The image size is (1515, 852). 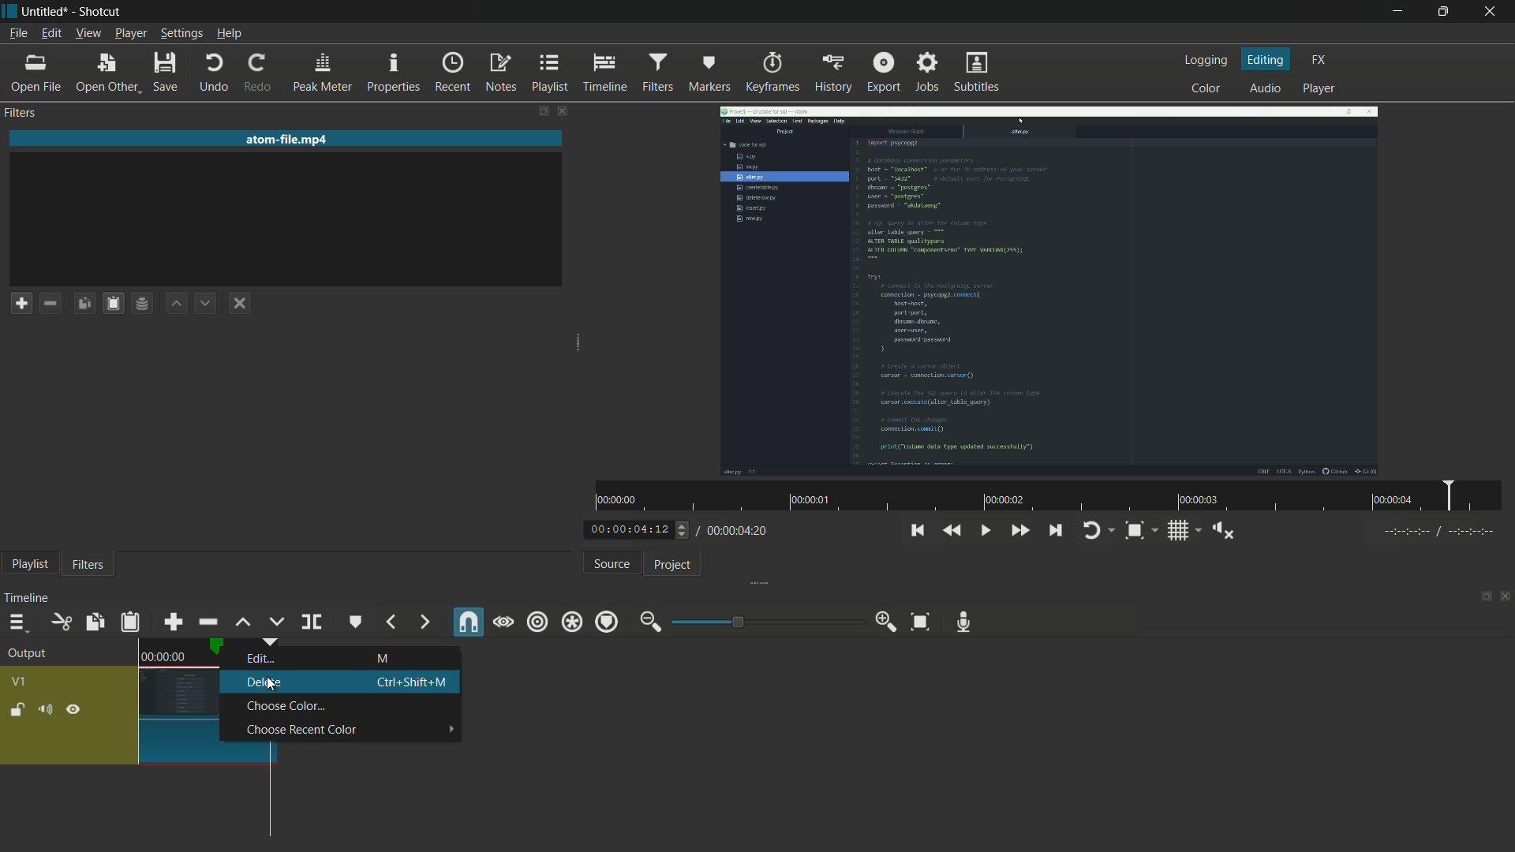 What do you see at coordinates (709, 73) in the screenshot?
I see `markers` at bounding box center [709, 73].